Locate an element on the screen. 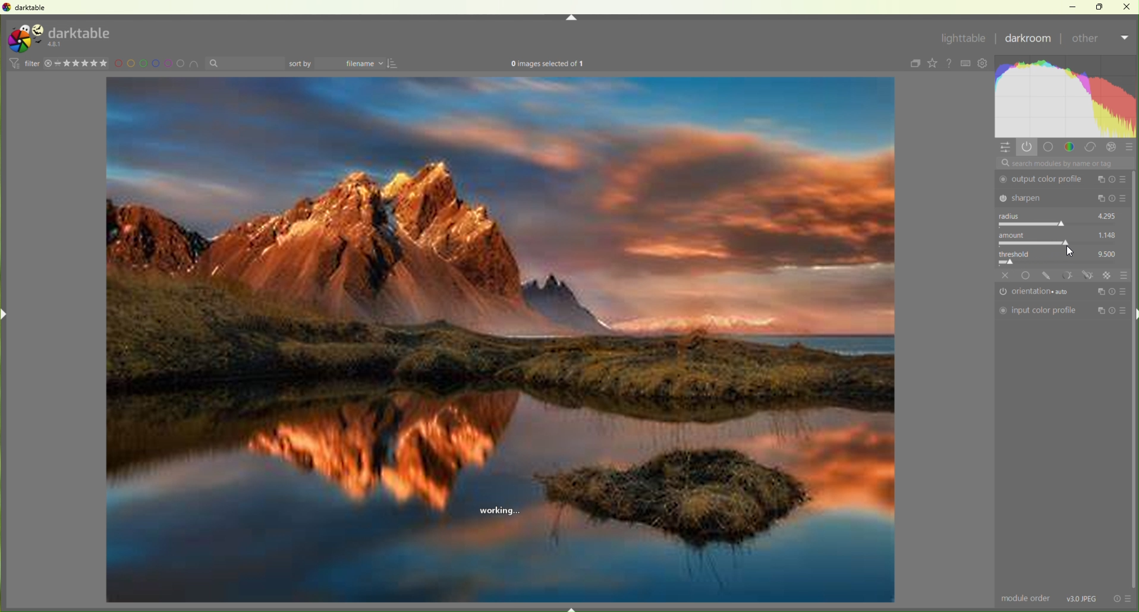  lighttable is located at coordinates (962, 40).